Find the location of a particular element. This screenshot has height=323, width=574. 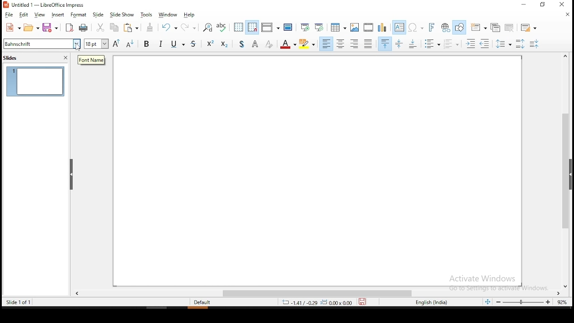

find and replace is located at coordinates (206, 27).